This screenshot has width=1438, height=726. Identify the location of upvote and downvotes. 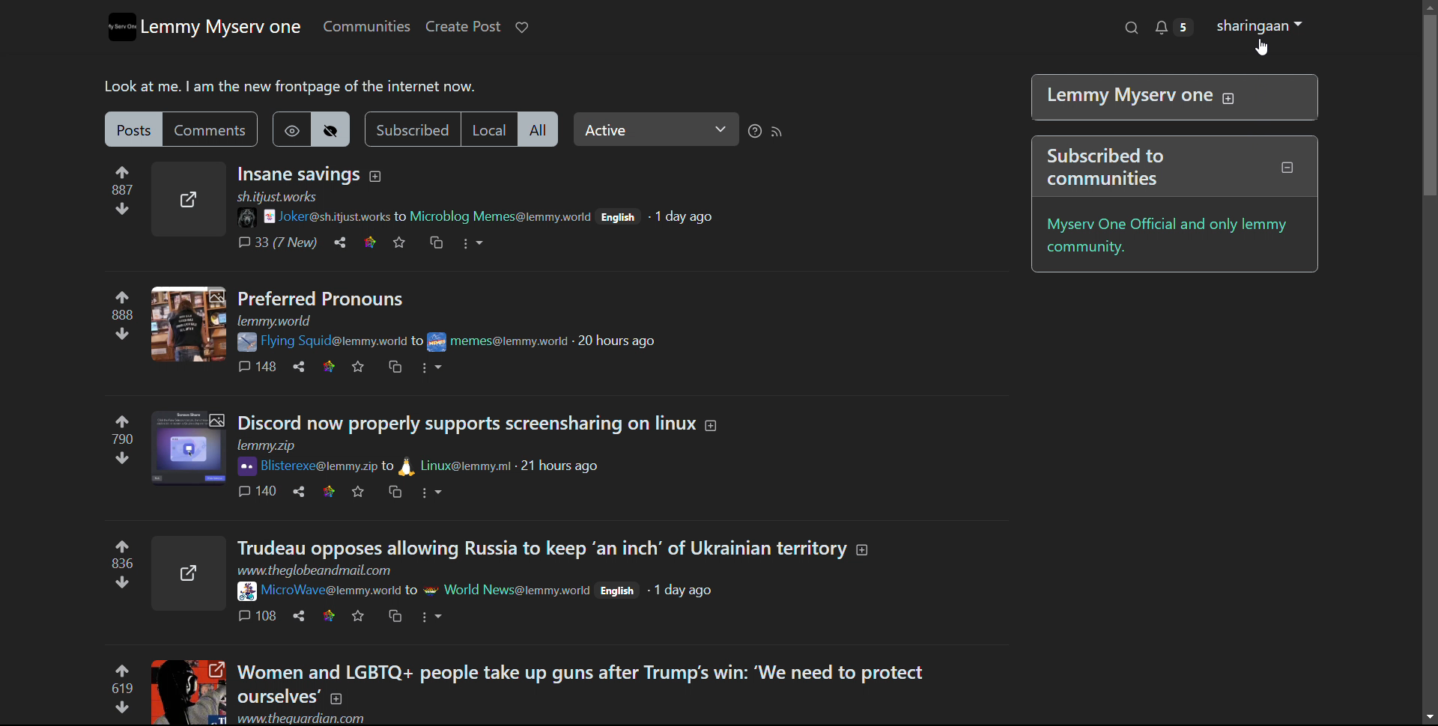
(122, 439).